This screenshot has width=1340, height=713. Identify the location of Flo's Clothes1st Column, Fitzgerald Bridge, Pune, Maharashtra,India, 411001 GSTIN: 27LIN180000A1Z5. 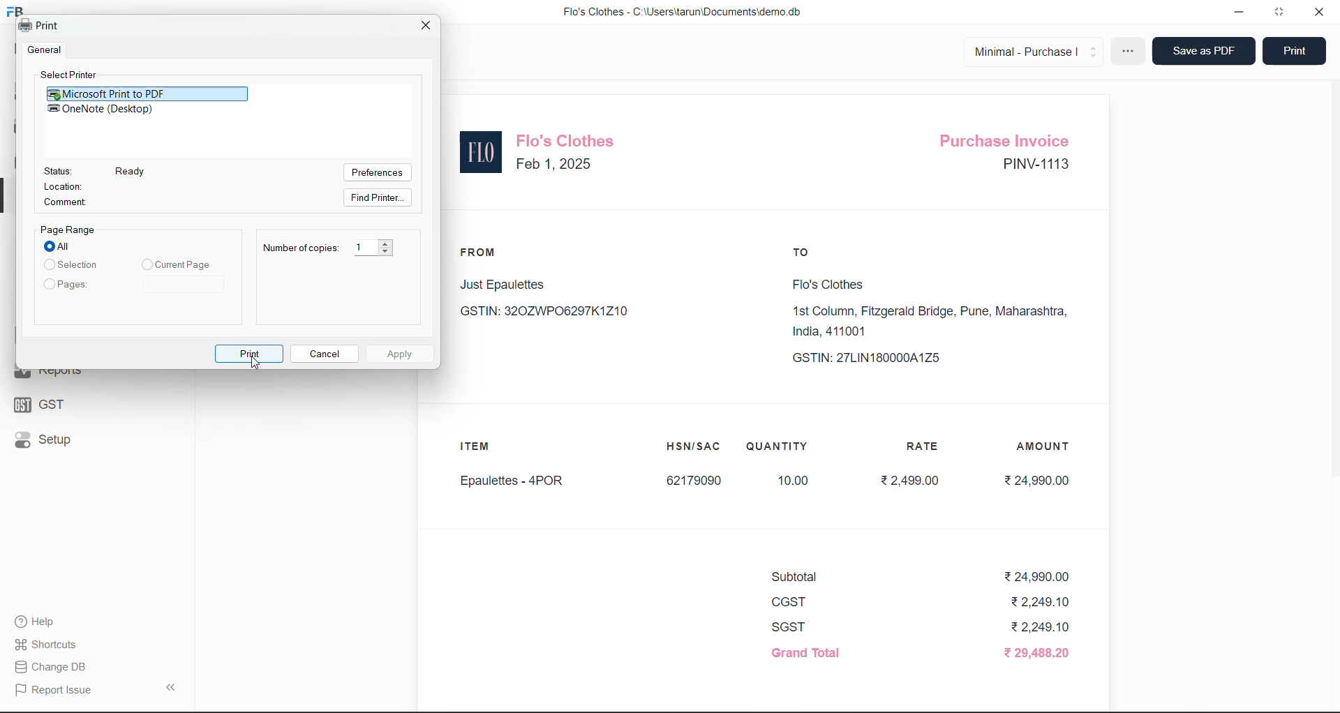
(921, 320).